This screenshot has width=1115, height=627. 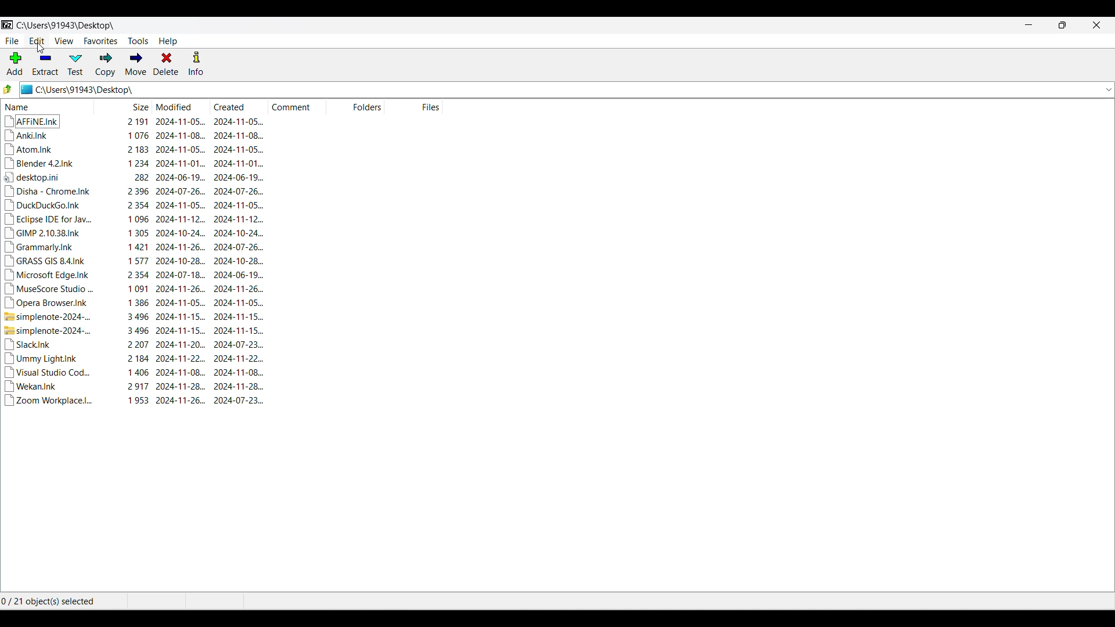 What do you see at coordinates (45, 107) in the screenshot?
I see `Name column` at bounding box center [45, 107].